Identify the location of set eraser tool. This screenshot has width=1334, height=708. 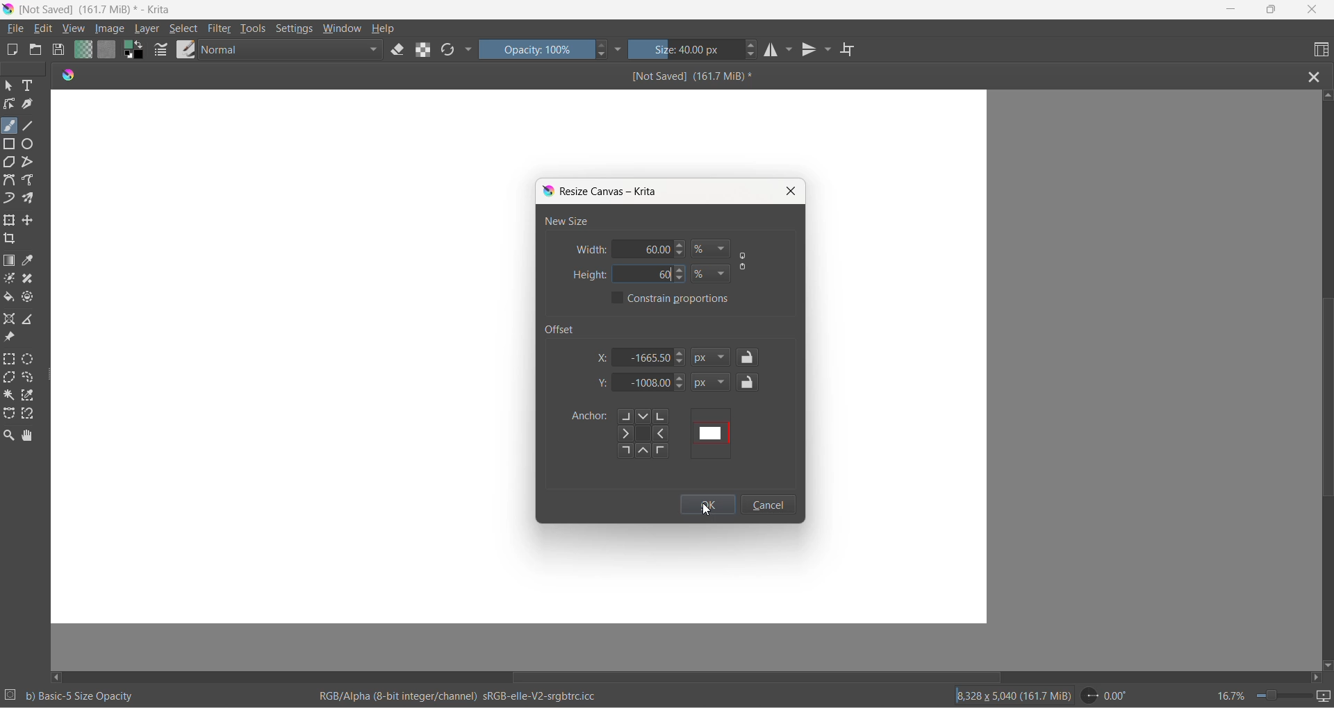
(398, 49).